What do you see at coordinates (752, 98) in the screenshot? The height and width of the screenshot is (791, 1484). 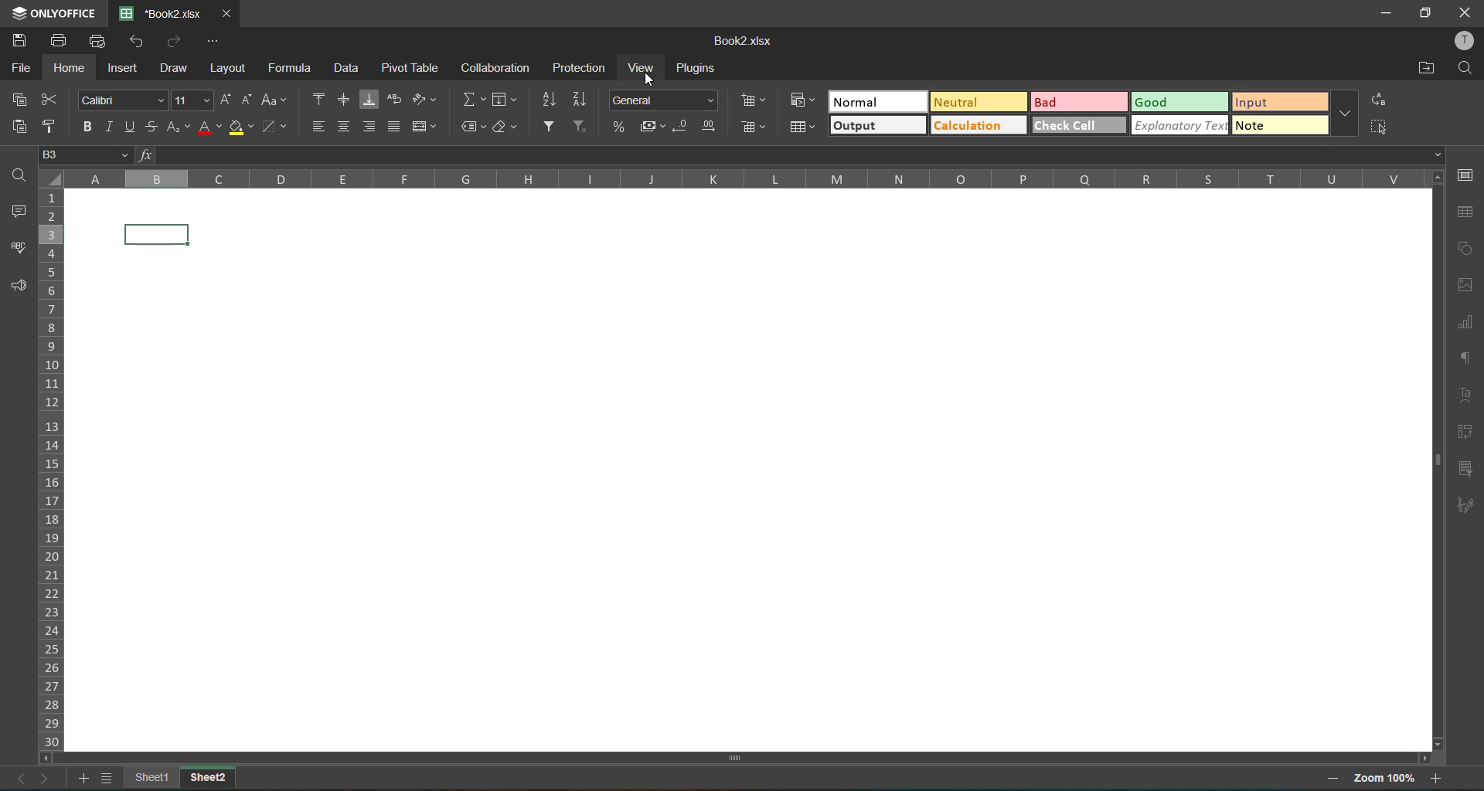 I see `insert cells` at bounding box center [752, 98].